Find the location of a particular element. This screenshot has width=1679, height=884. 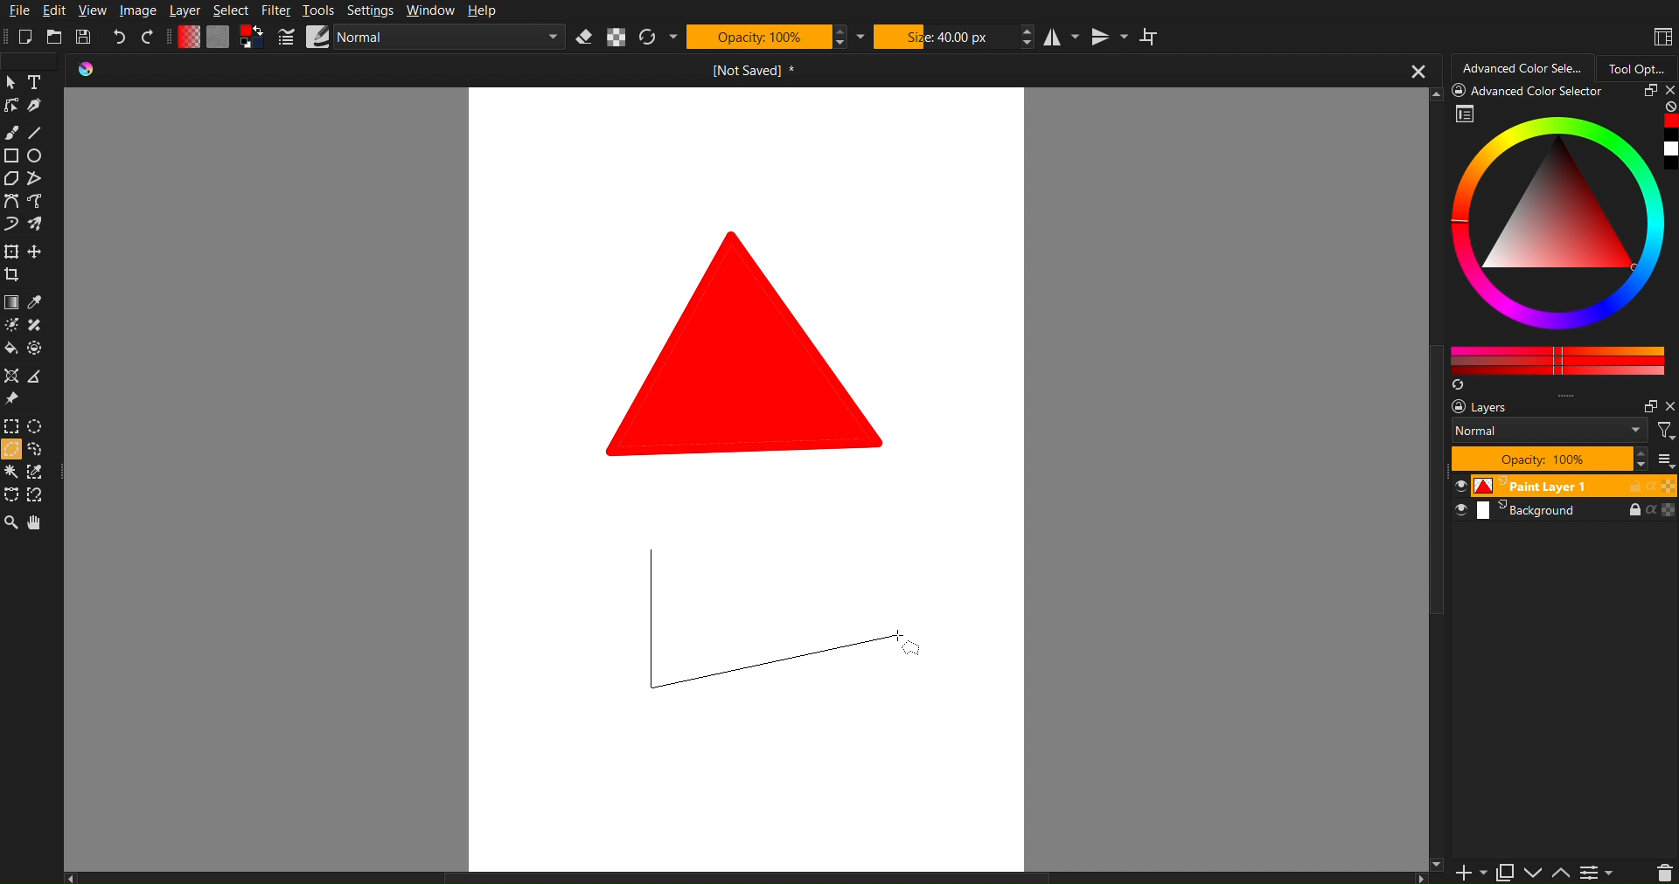

Curve is located at coordinates (10, 226).